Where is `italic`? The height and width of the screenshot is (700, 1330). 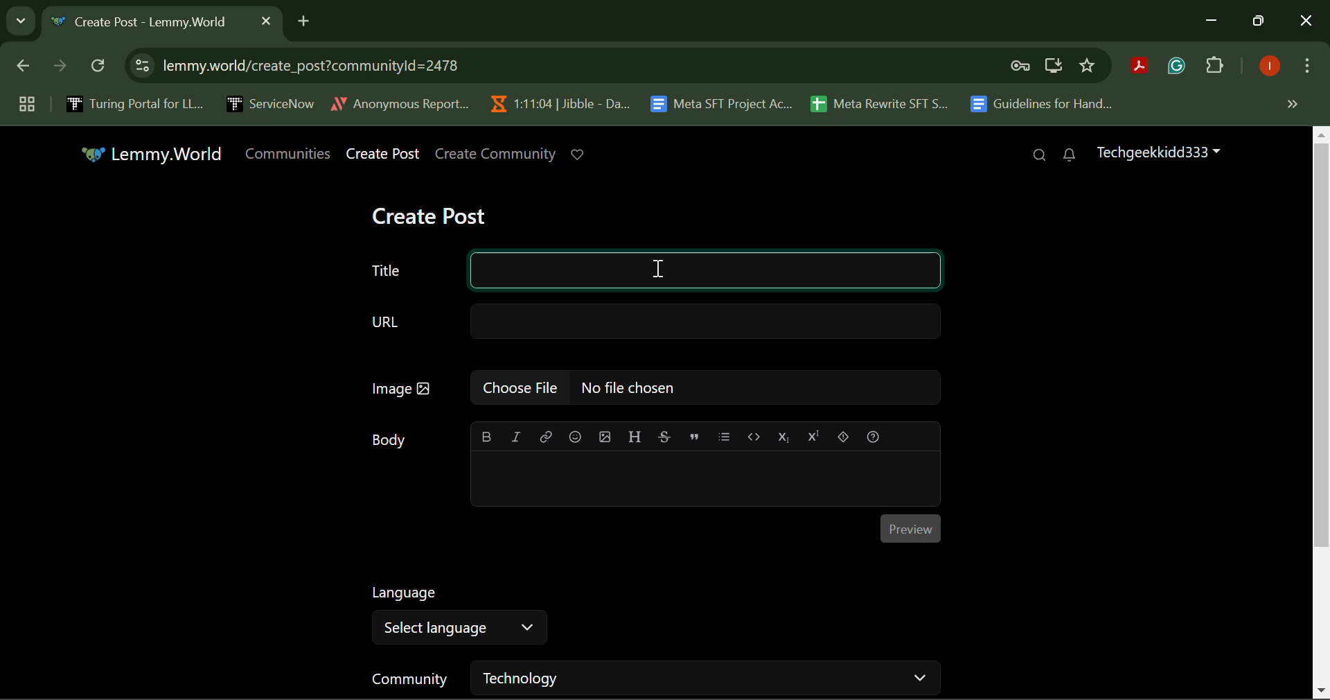 italic is located at coordinates (515, 435).